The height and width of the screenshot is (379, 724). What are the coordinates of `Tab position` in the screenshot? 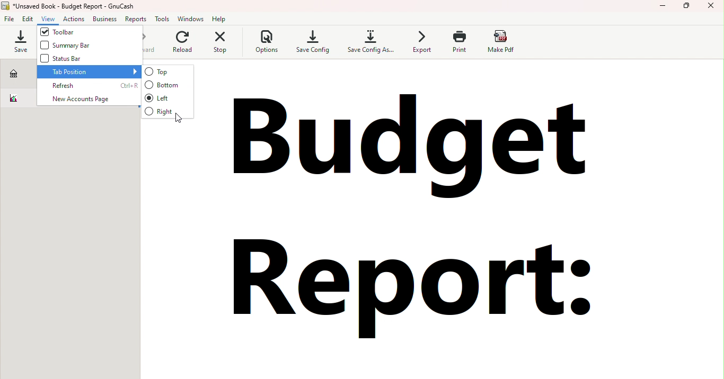 It's located at (88, 72).